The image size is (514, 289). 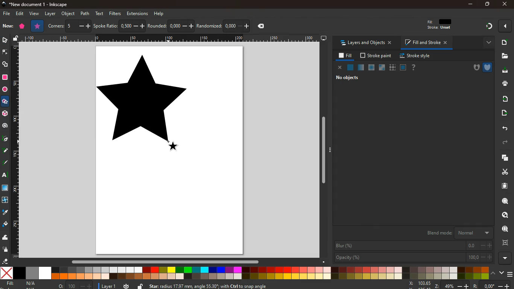 I want to click on forward, so click(x=502, y=143).